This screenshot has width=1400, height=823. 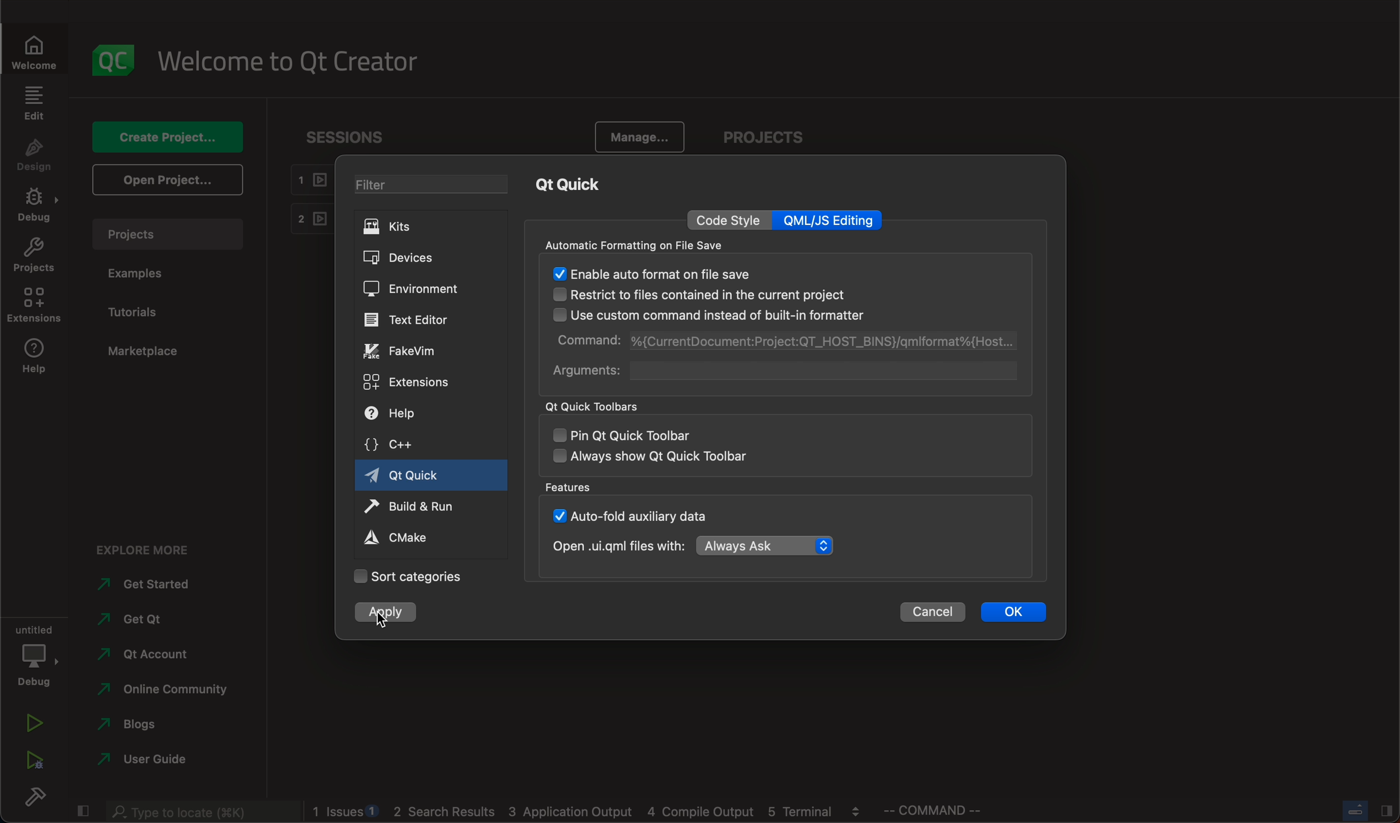 What do you see at coordinates (652, 456) in the screenshot?
I see `always show` at bounding box center [652, 456].